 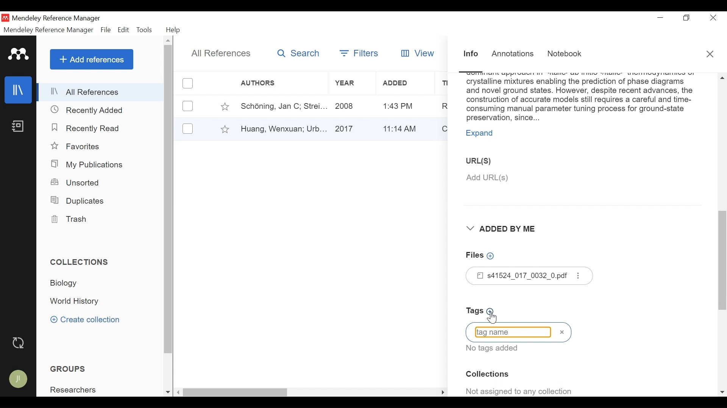 What do you see at coordinates (220, 54) in the screenshot?
I see `All References` at bounding box center [220, 54].